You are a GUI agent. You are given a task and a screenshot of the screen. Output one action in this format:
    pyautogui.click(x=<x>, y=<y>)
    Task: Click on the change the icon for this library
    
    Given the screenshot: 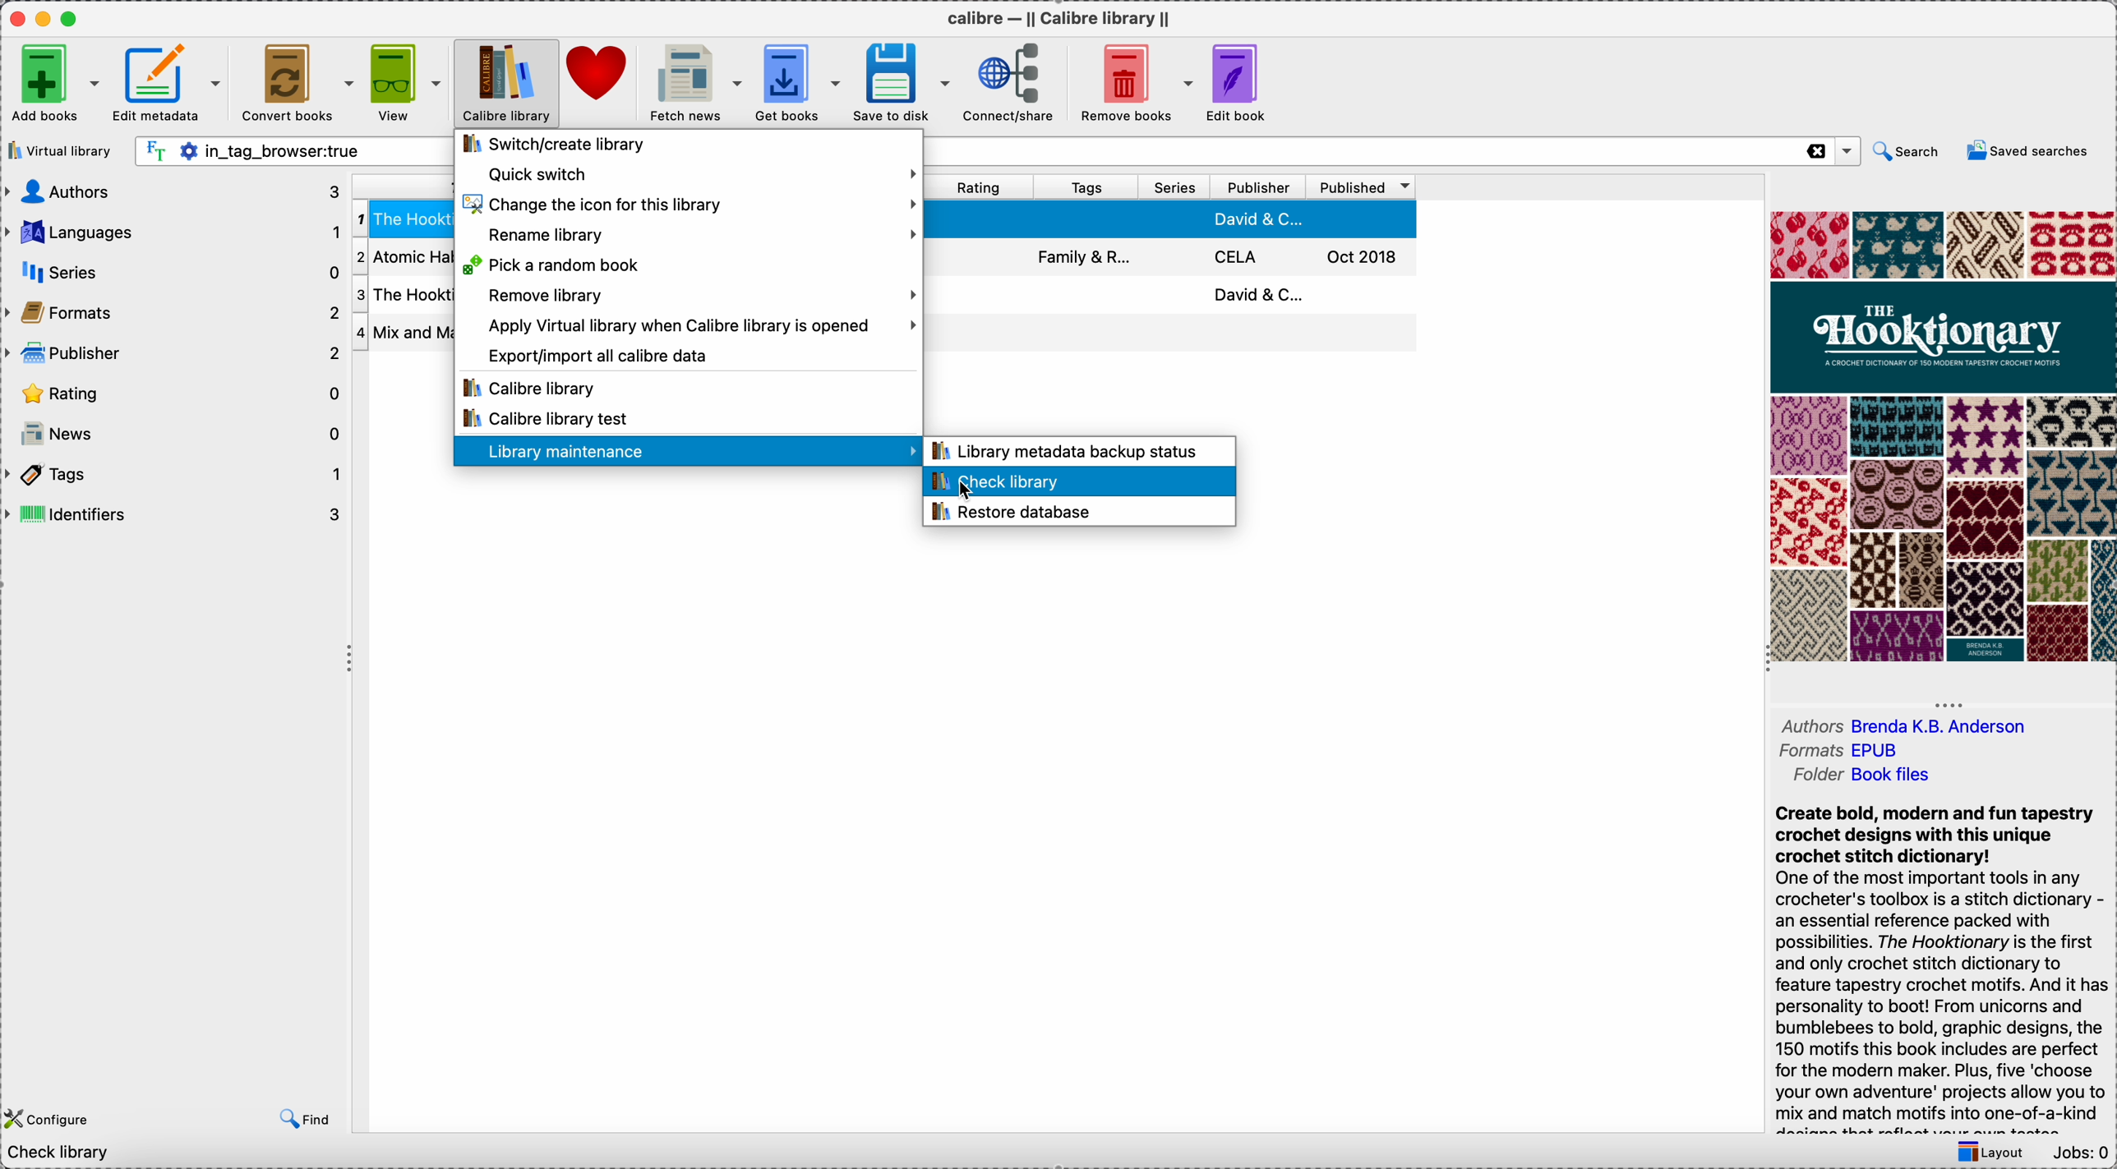 What is the action you would take?
    pyautogui.click(x=692, y=205)
    